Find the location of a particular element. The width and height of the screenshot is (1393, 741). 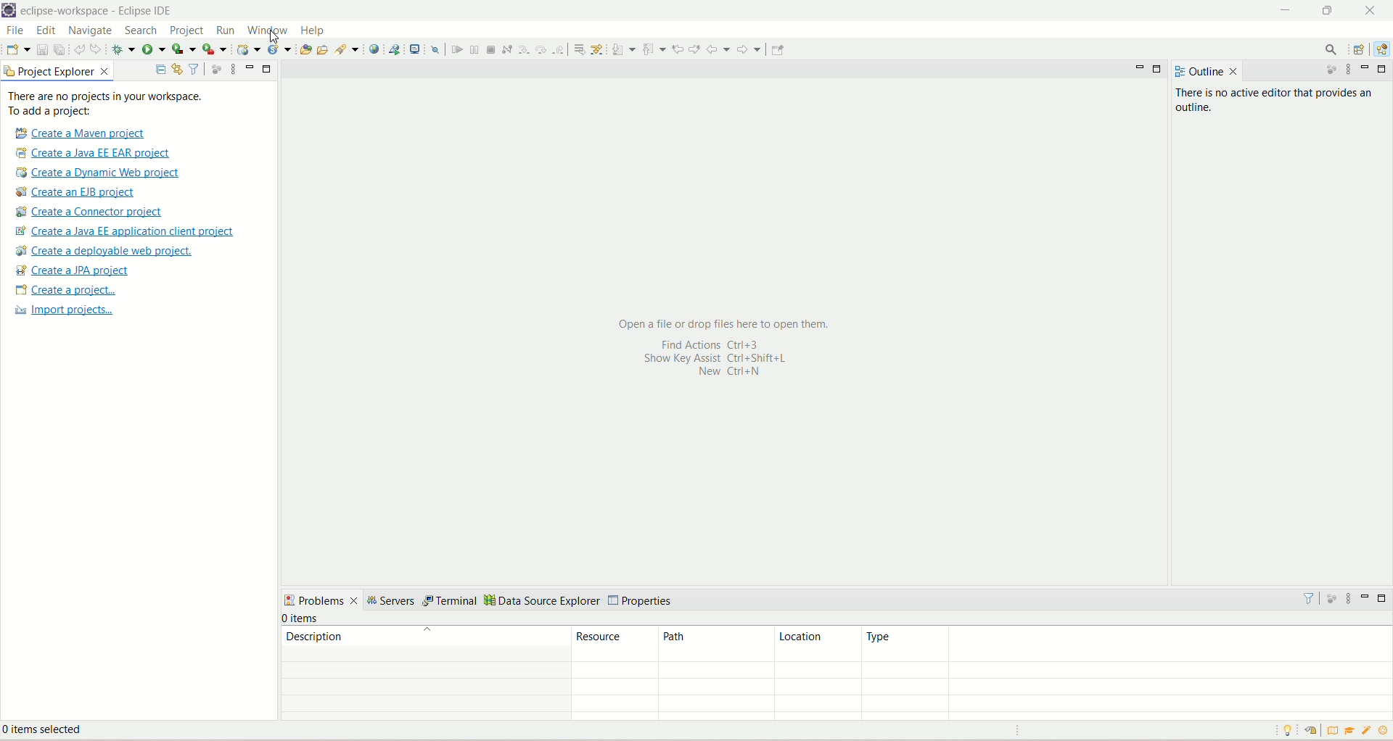

window is located at coordinates (267, 29).